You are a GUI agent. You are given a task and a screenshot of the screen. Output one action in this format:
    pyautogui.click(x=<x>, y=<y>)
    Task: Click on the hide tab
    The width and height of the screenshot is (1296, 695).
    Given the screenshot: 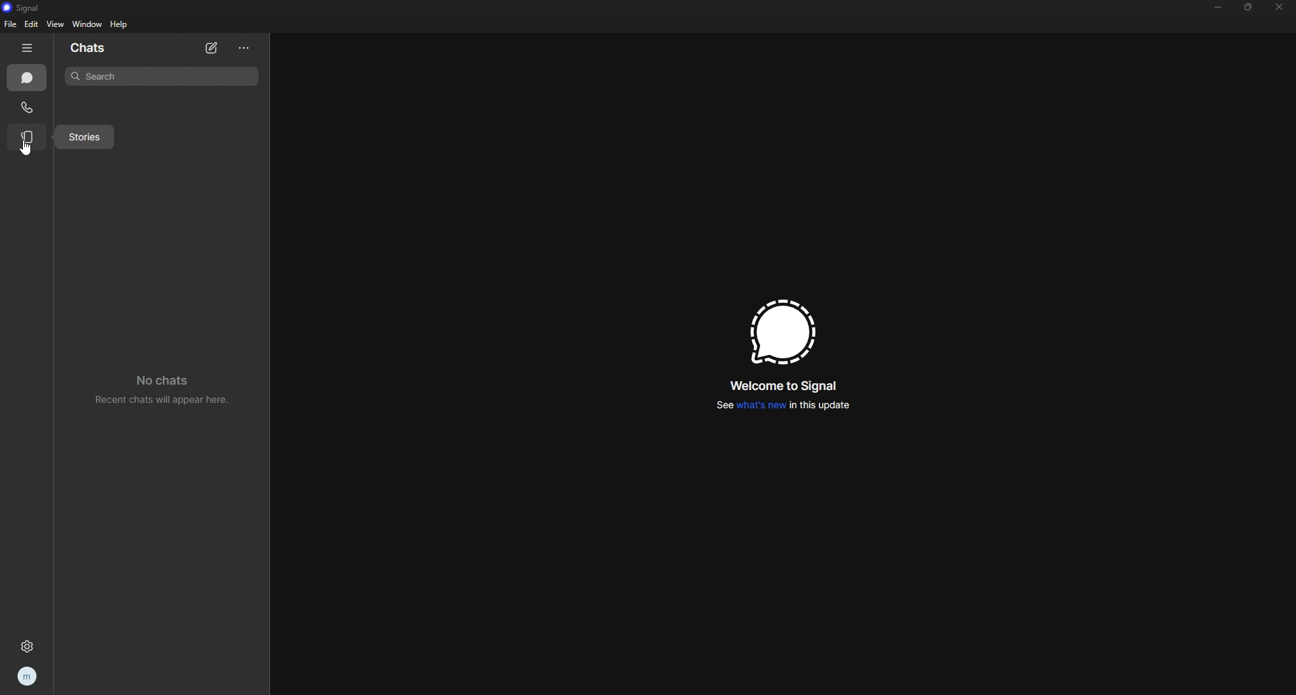 What is the action you would take?
    pyautogui.click(x=27, y=48)
    